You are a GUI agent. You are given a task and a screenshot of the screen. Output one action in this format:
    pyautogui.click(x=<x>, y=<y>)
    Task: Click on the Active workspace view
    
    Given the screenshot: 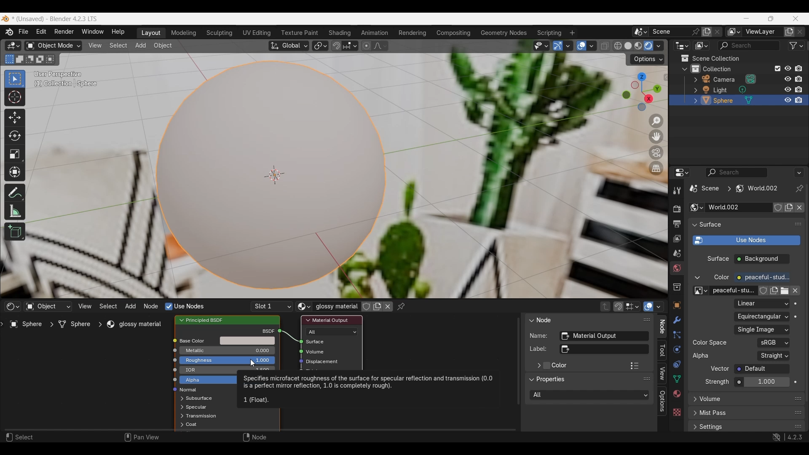 What is the action you would take?
    pyautogui.click(x=734, y=32)
    